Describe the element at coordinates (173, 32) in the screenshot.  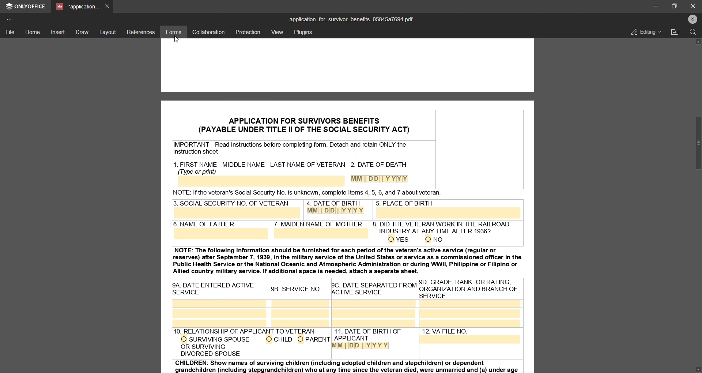
I see `forms` at that location.